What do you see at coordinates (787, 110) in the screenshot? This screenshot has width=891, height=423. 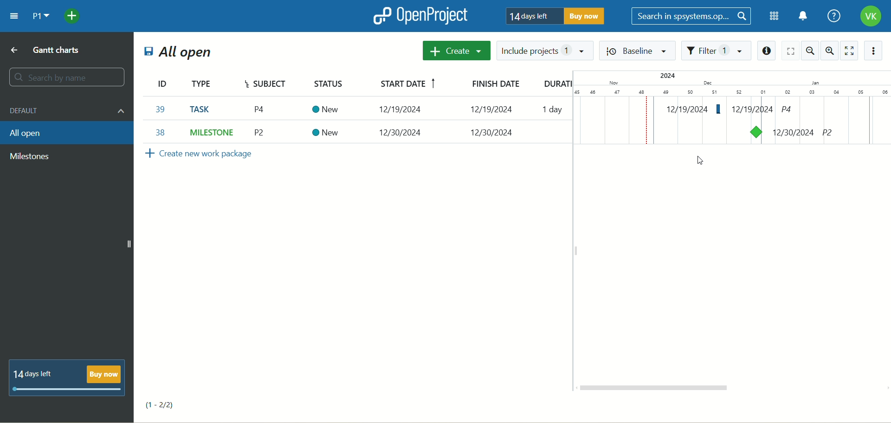 I see `p4` at bounding box center [787, 110].